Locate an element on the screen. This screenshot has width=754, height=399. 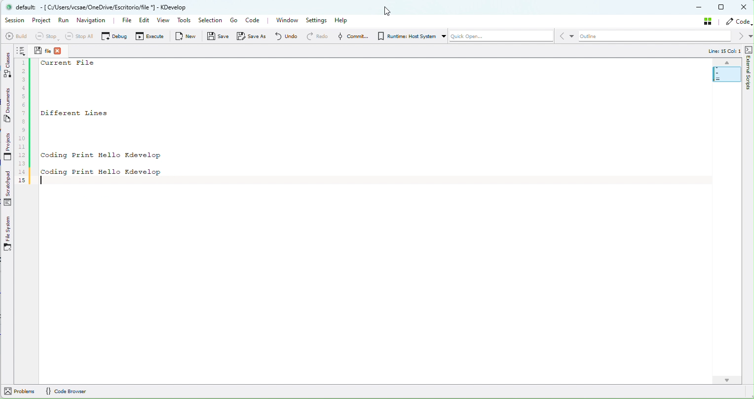
Settings is located at coordinates (318, 20).